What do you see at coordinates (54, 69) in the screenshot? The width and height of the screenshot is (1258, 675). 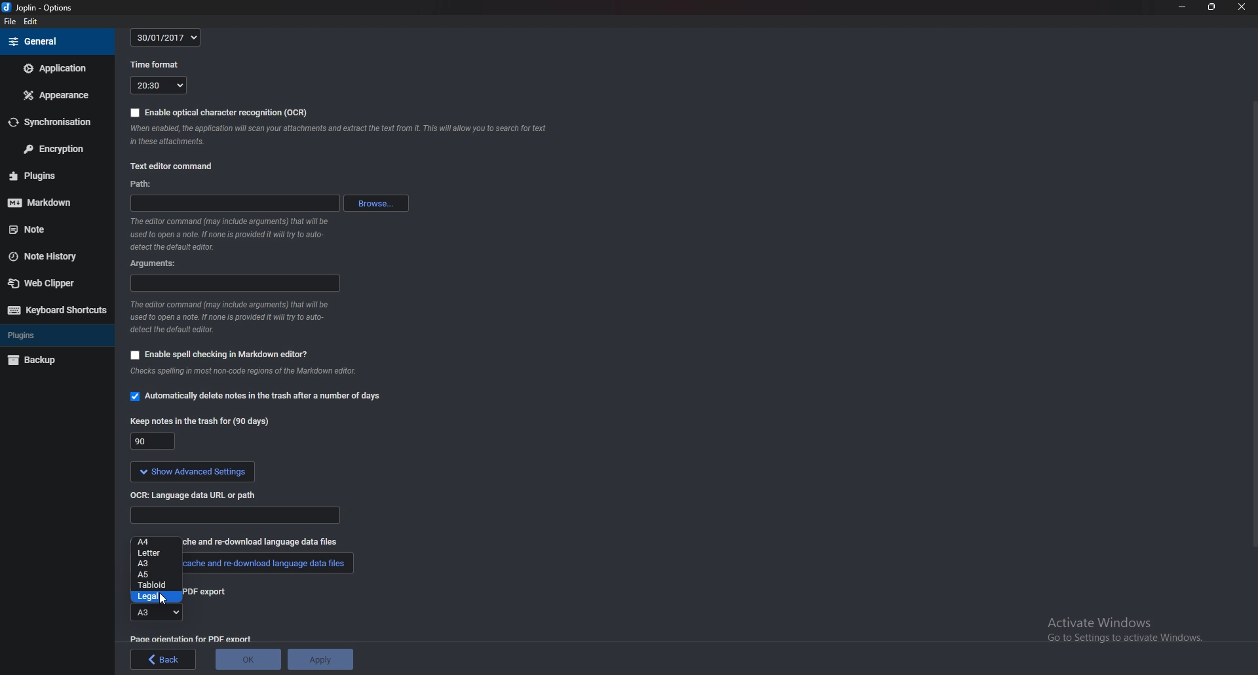 I see `Application` at bounding box center [54, 69].